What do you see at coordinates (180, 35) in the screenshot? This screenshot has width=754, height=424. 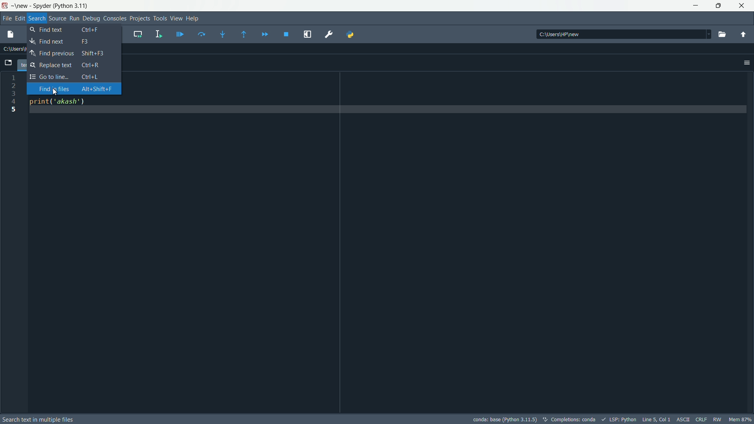 I see `debug file` at bounding box center [180, 35].